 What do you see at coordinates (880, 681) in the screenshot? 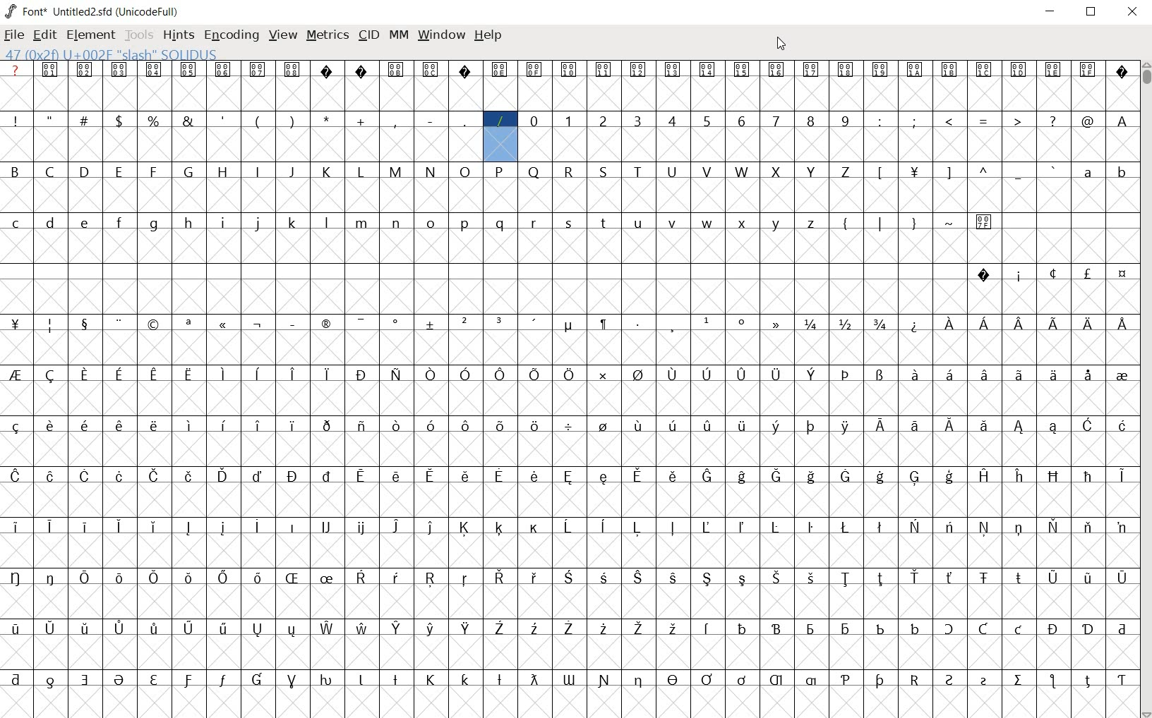
I see `glyph` at bounding box center [880, 681].